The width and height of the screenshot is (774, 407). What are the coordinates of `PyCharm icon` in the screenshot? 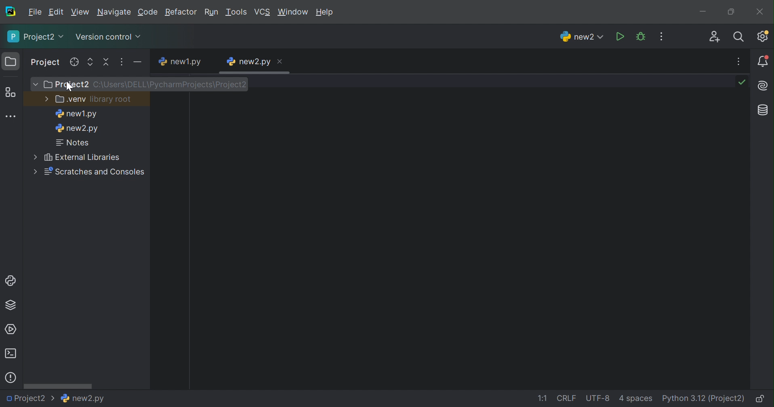 It's located at (10, 11).